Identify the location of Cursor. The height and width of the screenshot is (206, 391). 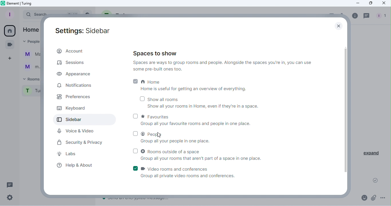
(158, 134).